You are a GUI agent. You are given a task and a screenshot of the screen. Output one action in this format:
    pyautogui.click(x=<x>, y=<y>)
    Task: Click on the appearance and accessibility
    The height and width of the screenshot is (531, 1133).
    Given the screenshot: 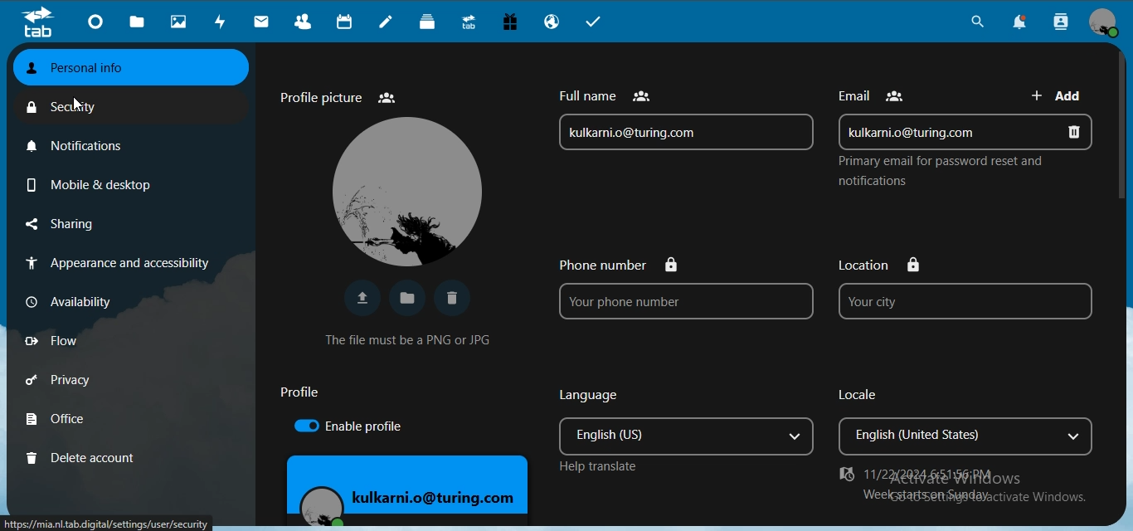 What is the action you would take?
    pyautogui.click(x=114, y=265)
    